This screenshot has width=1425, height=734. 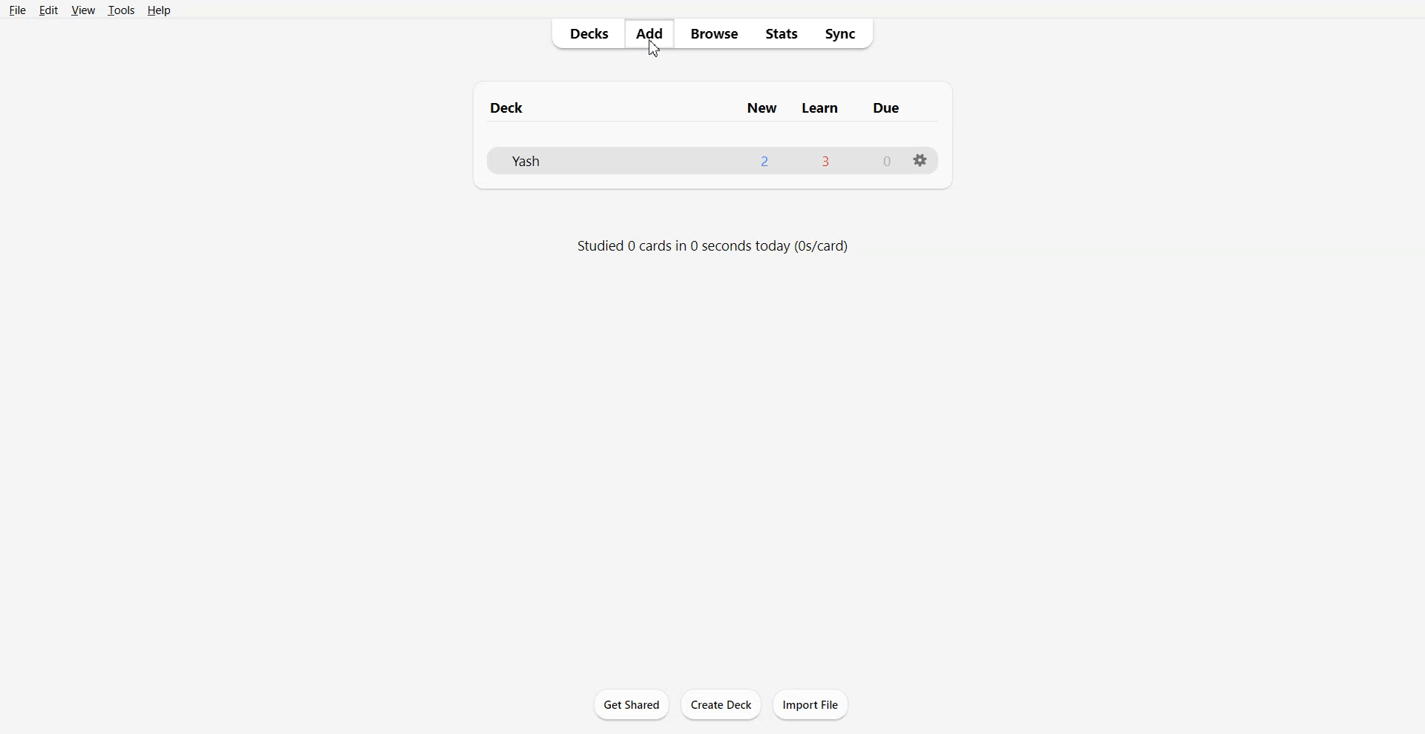 I want to click on Add, so click(x=649, y=33).